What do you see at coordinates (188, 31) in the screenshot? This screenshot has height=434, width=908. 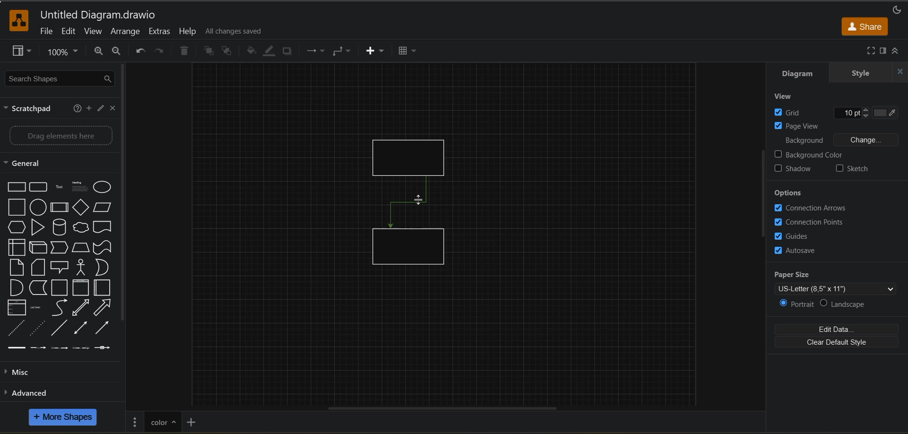 I see `help` at bounding box center [188, 31].